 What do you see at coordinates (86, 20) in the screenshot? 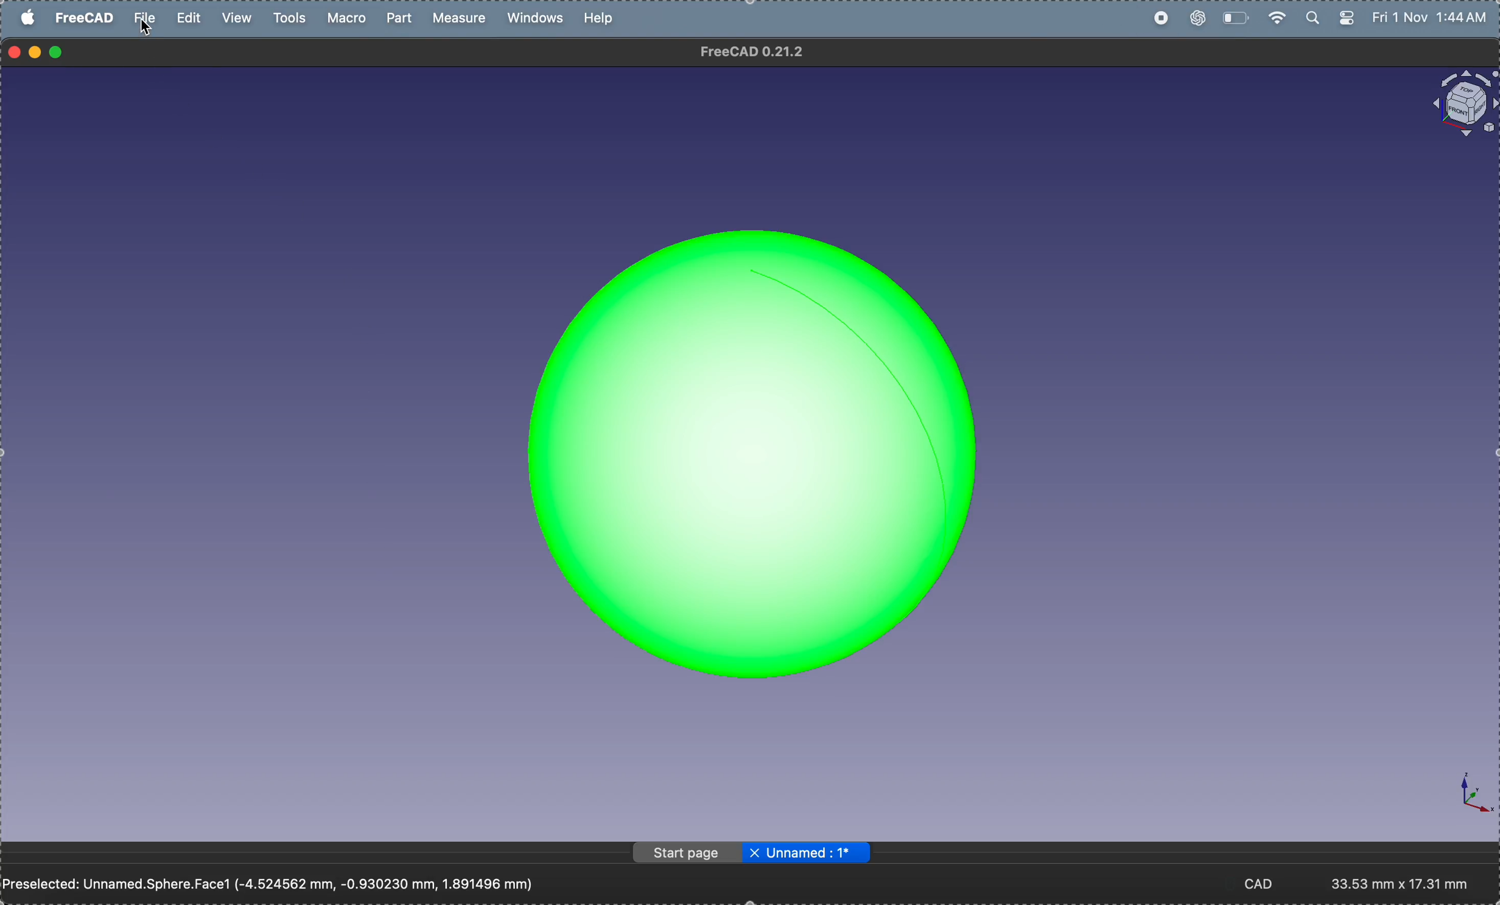
I see `free cad` at bounding box center [86, 20].